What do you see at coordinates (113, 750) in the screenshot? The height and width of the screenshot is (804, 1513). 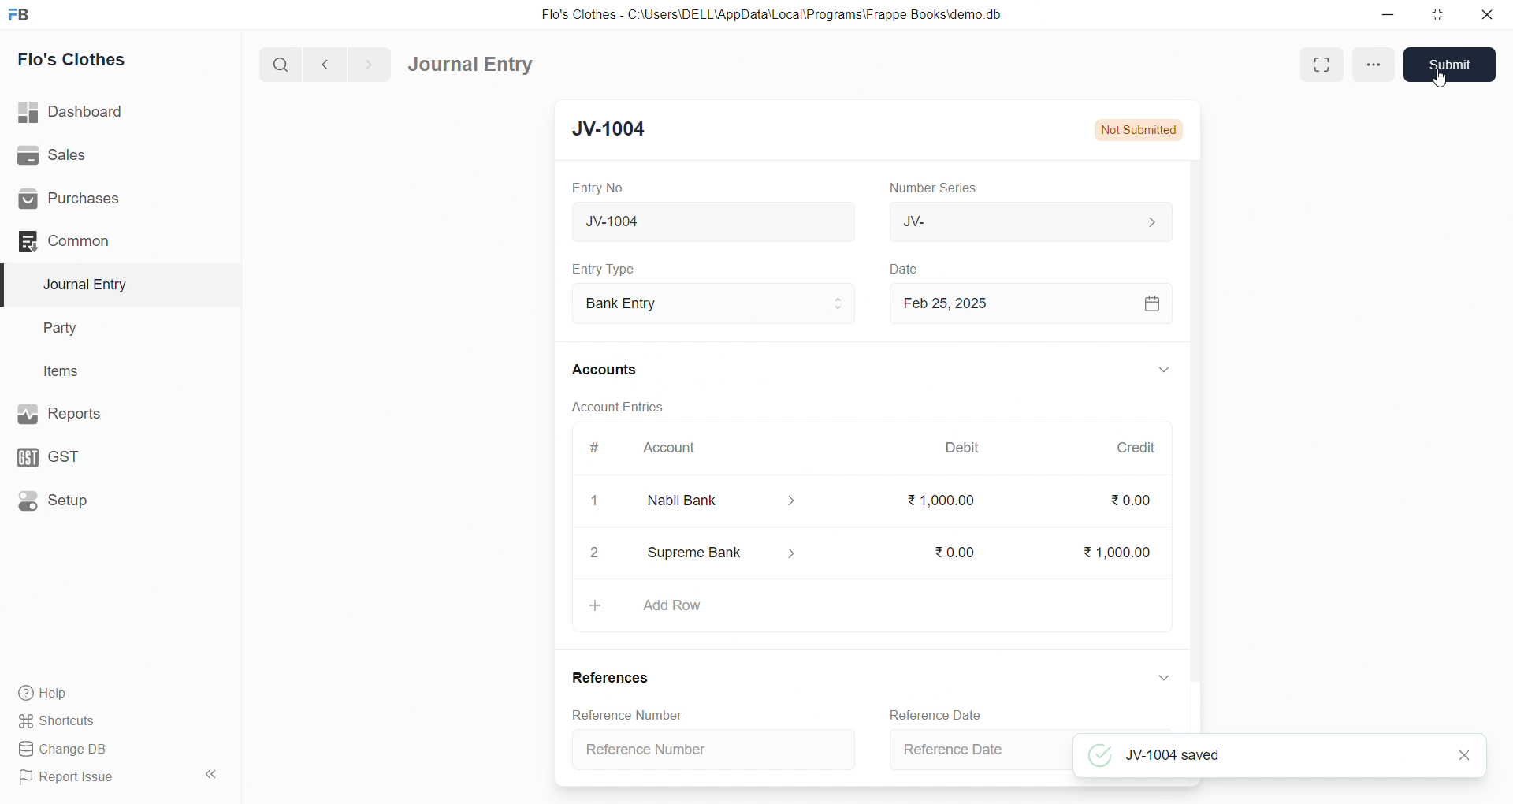 I see `Change DB` at bounding box center [113, 750].